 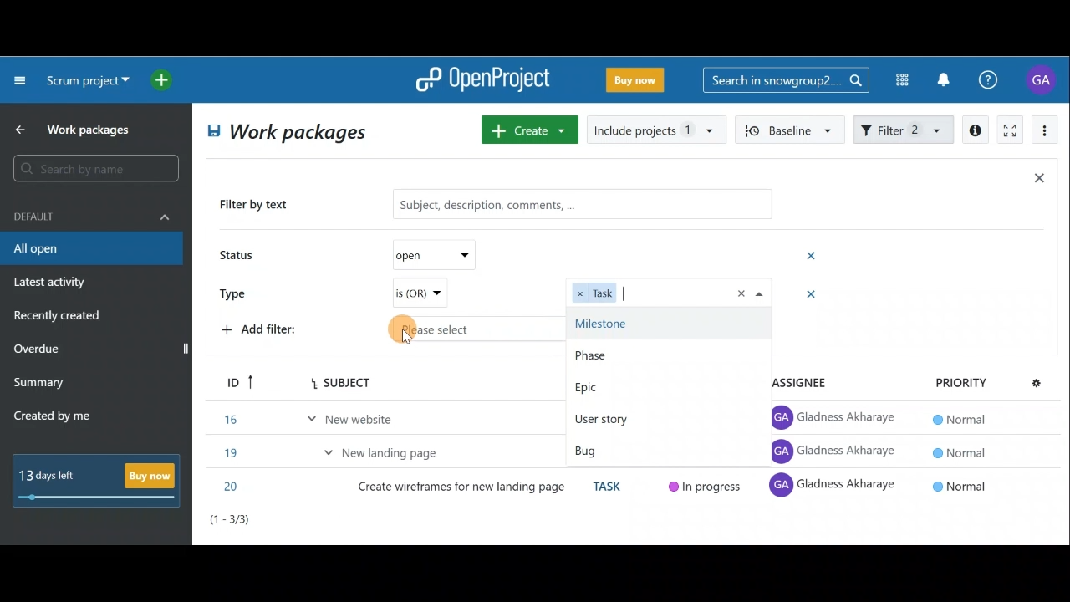 What do you see at coordinates (62, 418) in the screenshot?
I see `Created by me` at bounding box center [62, 418].